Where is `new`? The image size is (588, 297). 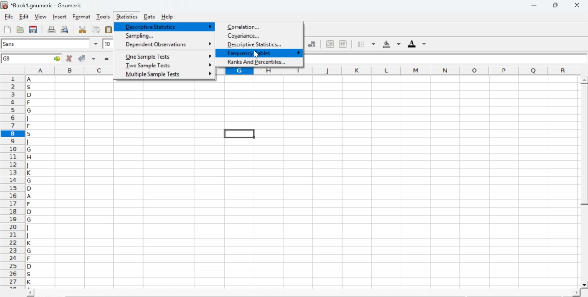
new is located at coordinates (7, 29).